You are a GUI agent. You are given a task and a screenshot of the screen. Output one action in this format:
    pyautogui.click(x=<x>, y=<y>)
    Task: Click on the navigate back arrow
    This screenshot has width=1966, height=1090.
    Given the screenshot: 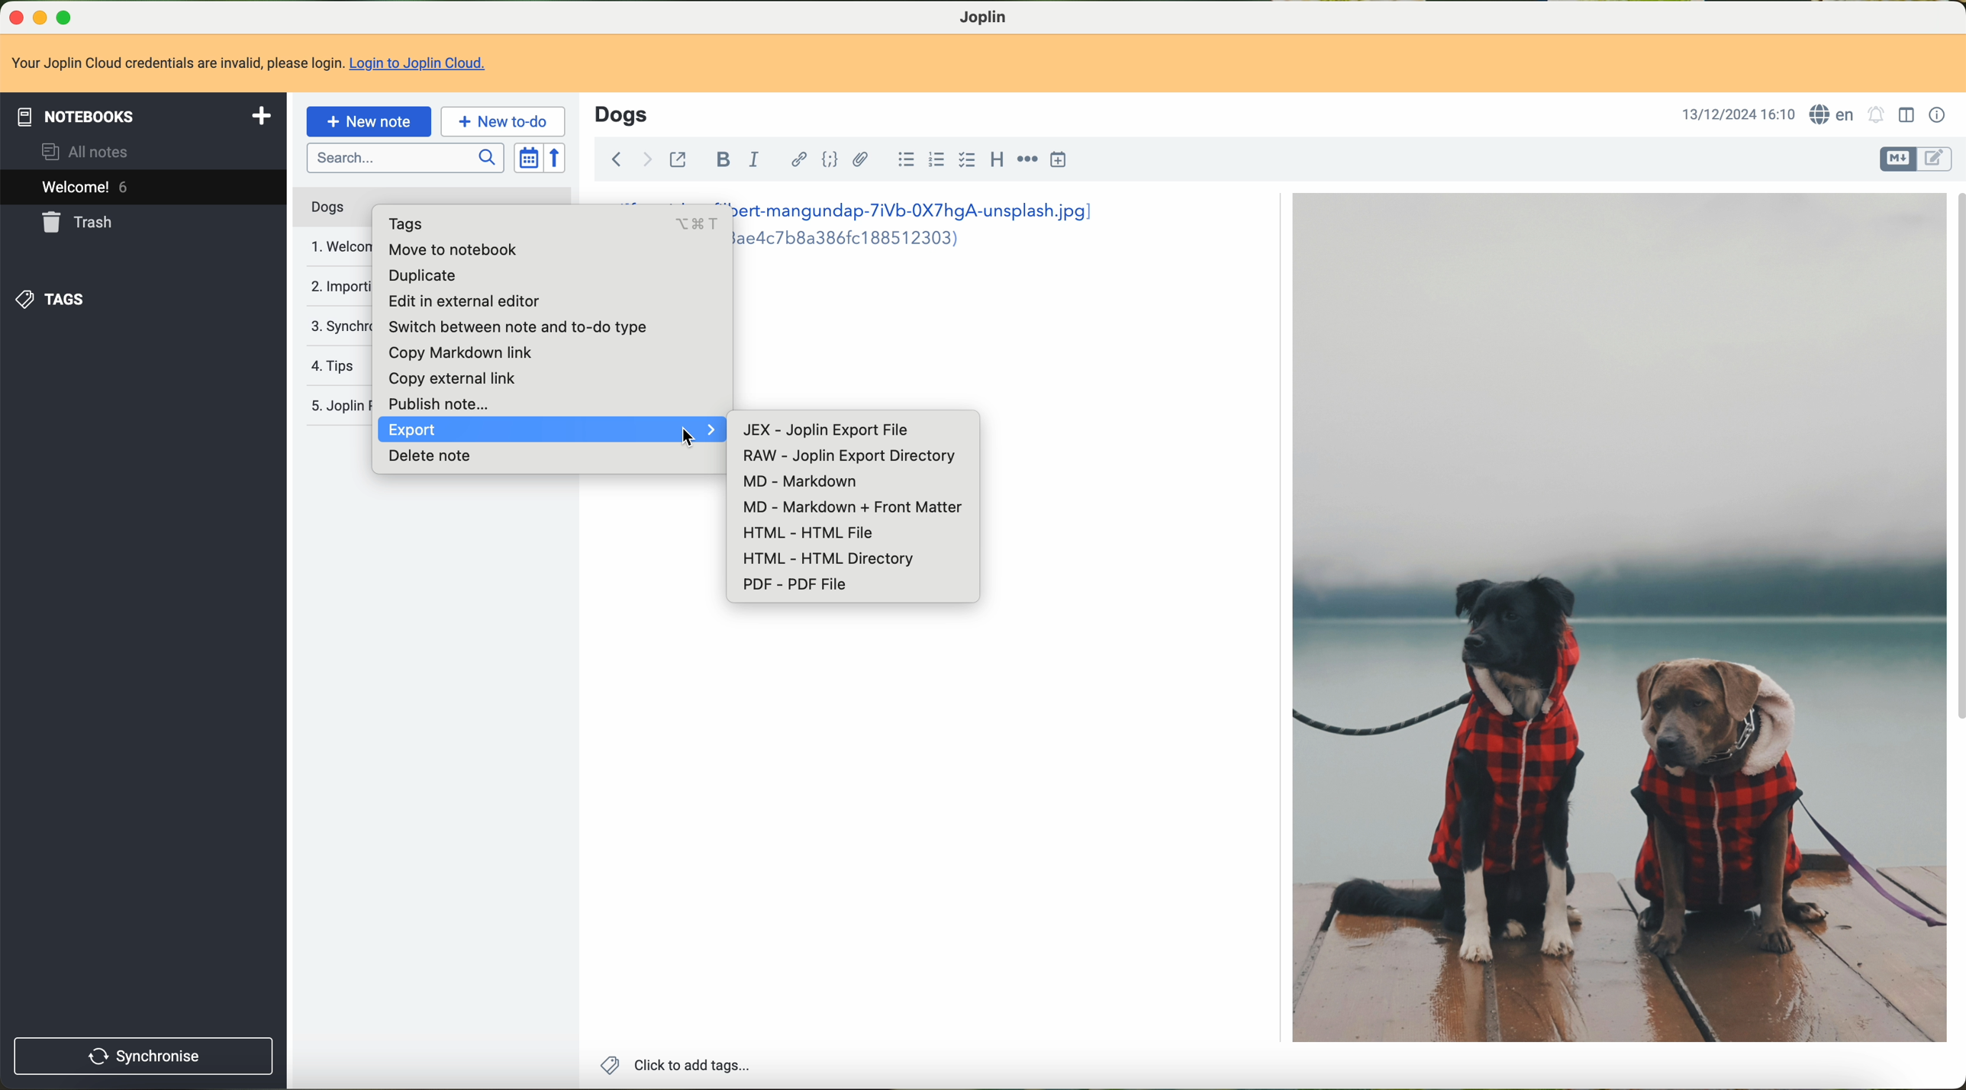 What is the action you would take?
    pyautogui.click(x=614, y=157)
    